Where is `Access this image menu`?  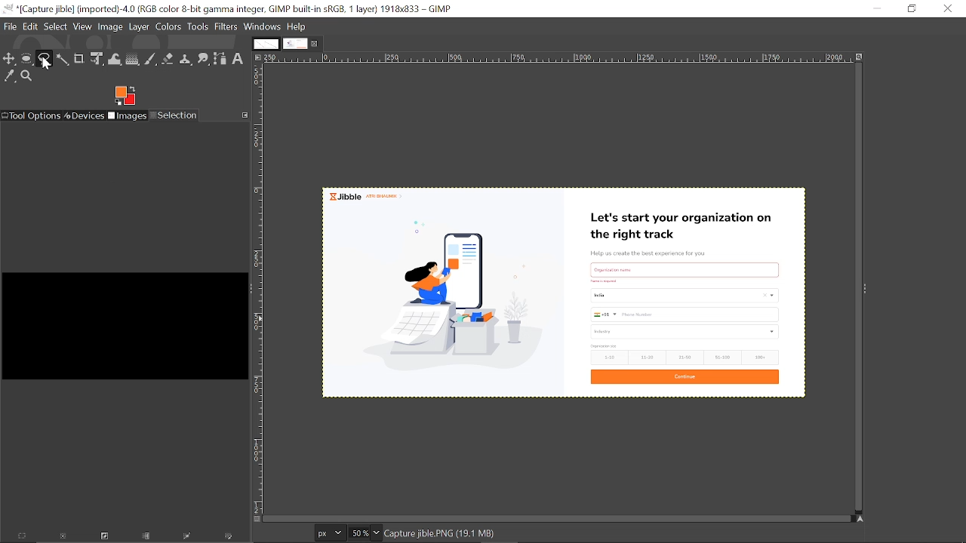 Access this image menu is located at coordinates (258, 58).